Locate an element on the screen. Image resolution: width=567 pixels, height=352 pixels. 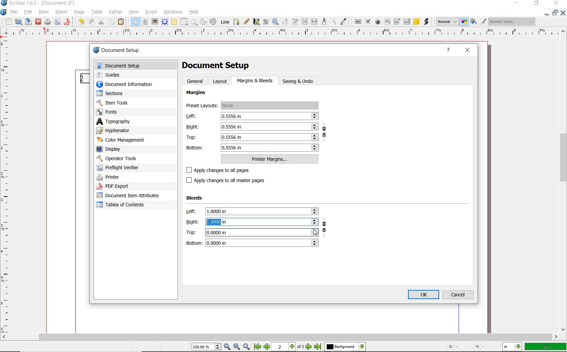
saving & undo is located at coordinates (302, 82).